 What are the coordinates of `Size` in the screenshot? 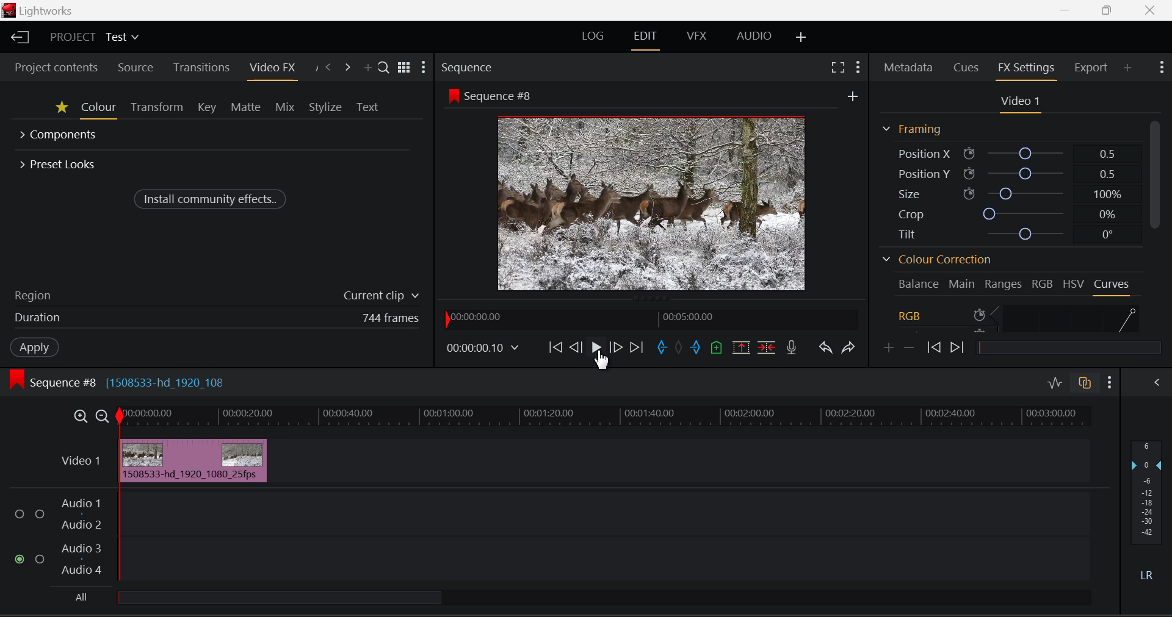 It's located at (1007, 193).